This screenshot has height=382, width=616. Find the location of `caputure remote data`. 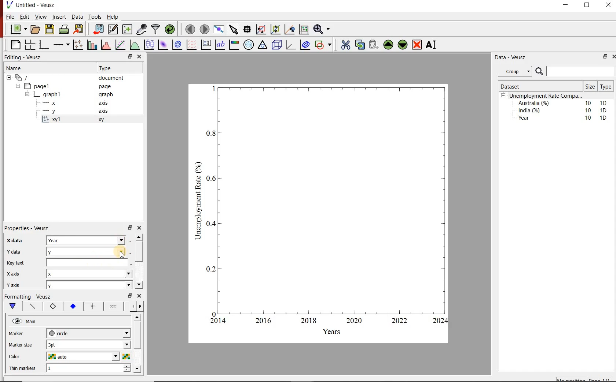

caputure remote data is located at coordinates (142, 29).